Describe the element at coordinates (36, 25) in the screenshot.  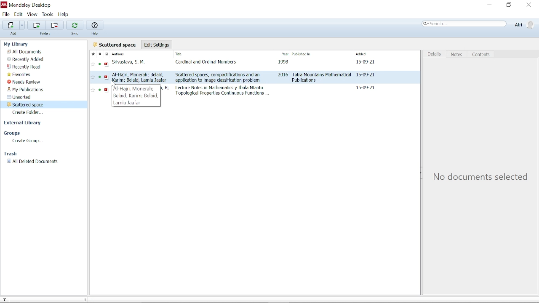
I see `Add folder` at that location.